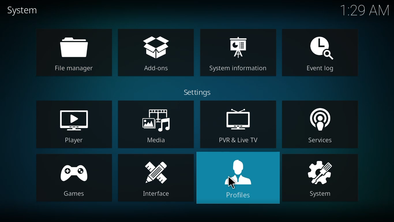 This screenshot has width=394, height=222. I want to click on player, so click(76, 125).